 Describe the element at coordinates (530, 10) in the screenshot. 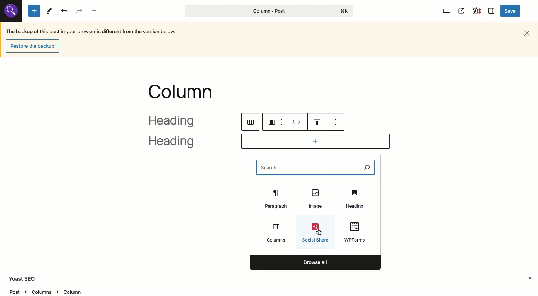

I see `Options` at that location.